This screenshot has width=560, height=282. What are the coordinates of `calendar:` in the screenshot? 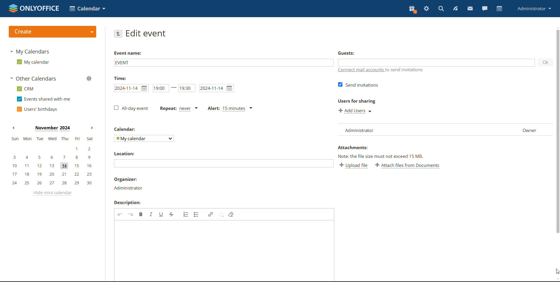 It's located at (126, 129).